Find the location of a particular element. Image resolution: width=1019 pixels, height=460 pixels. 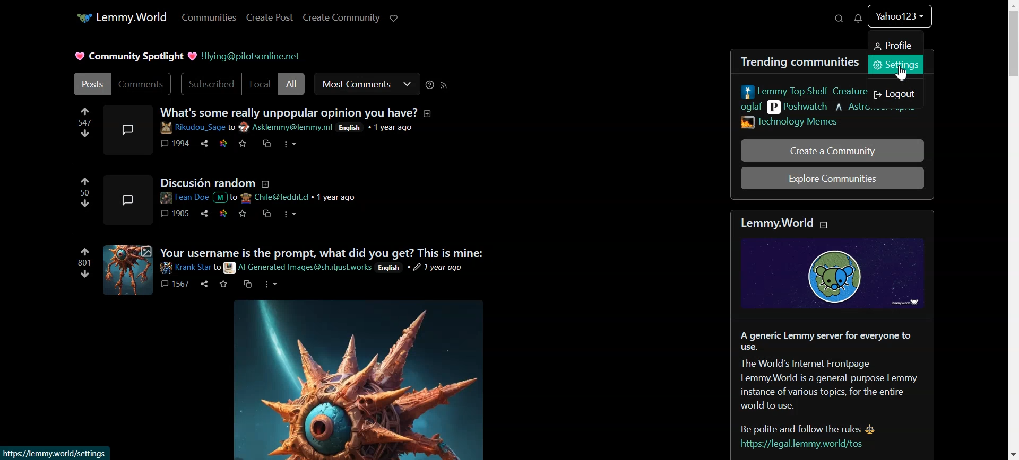

Trending communities is located at coordinates (793, 61).